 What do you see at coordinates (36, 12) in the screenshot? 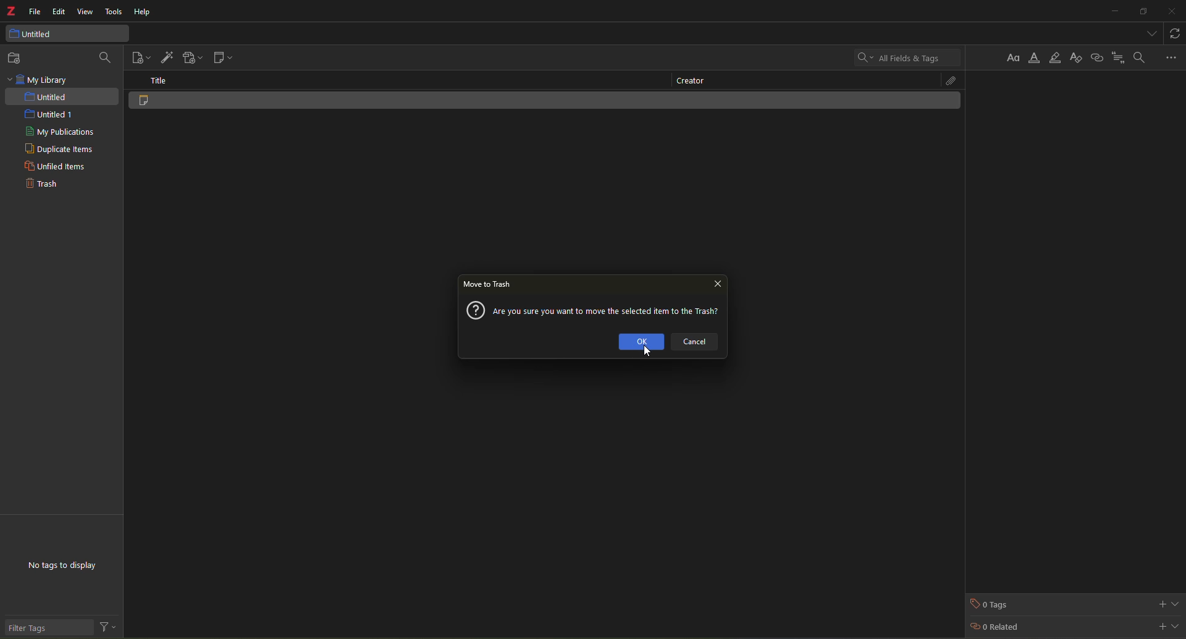
I see `file` at bounding box center [36, 12].